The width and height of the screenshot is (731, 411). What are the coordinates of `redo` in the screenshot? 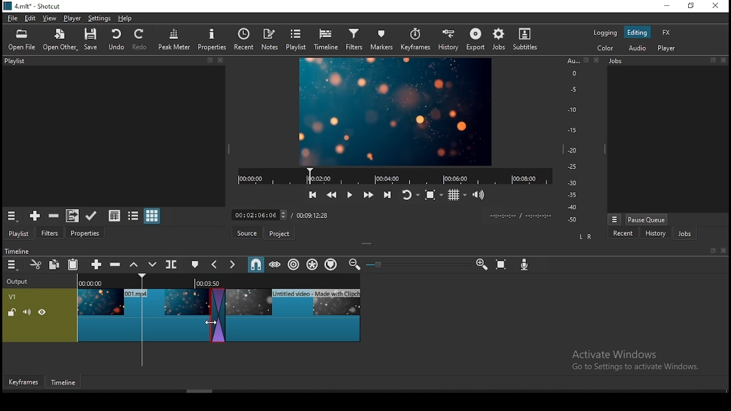 It's located at (141, 39).